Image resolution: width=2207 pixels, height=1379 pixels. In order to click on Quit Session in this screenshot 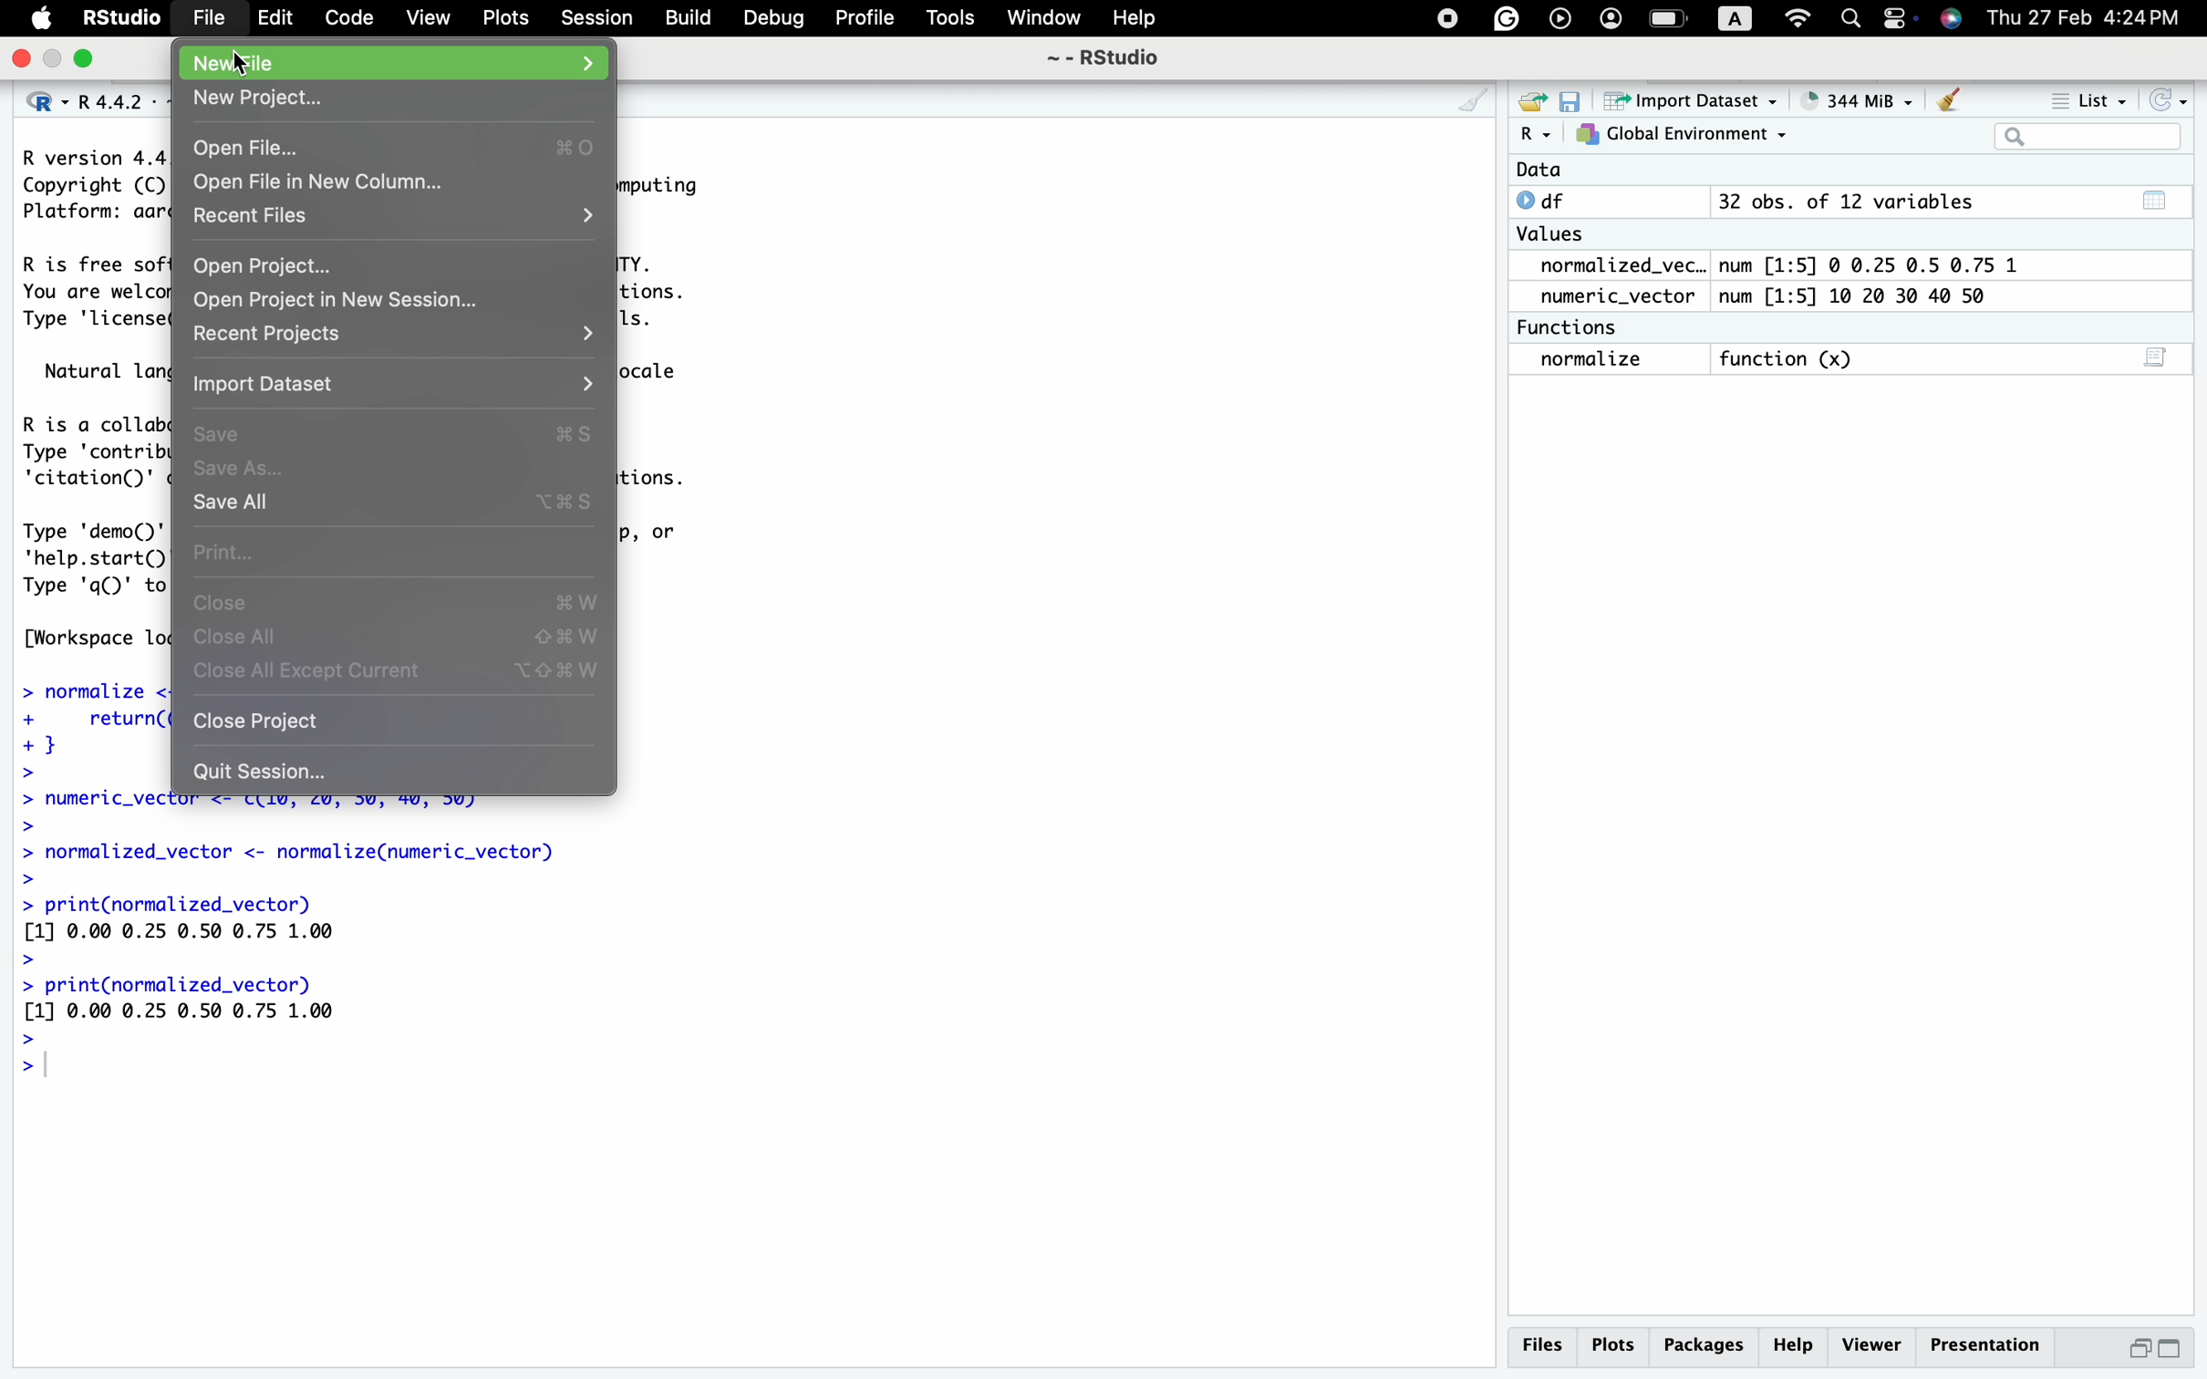, I will do `click(265, 772)`.